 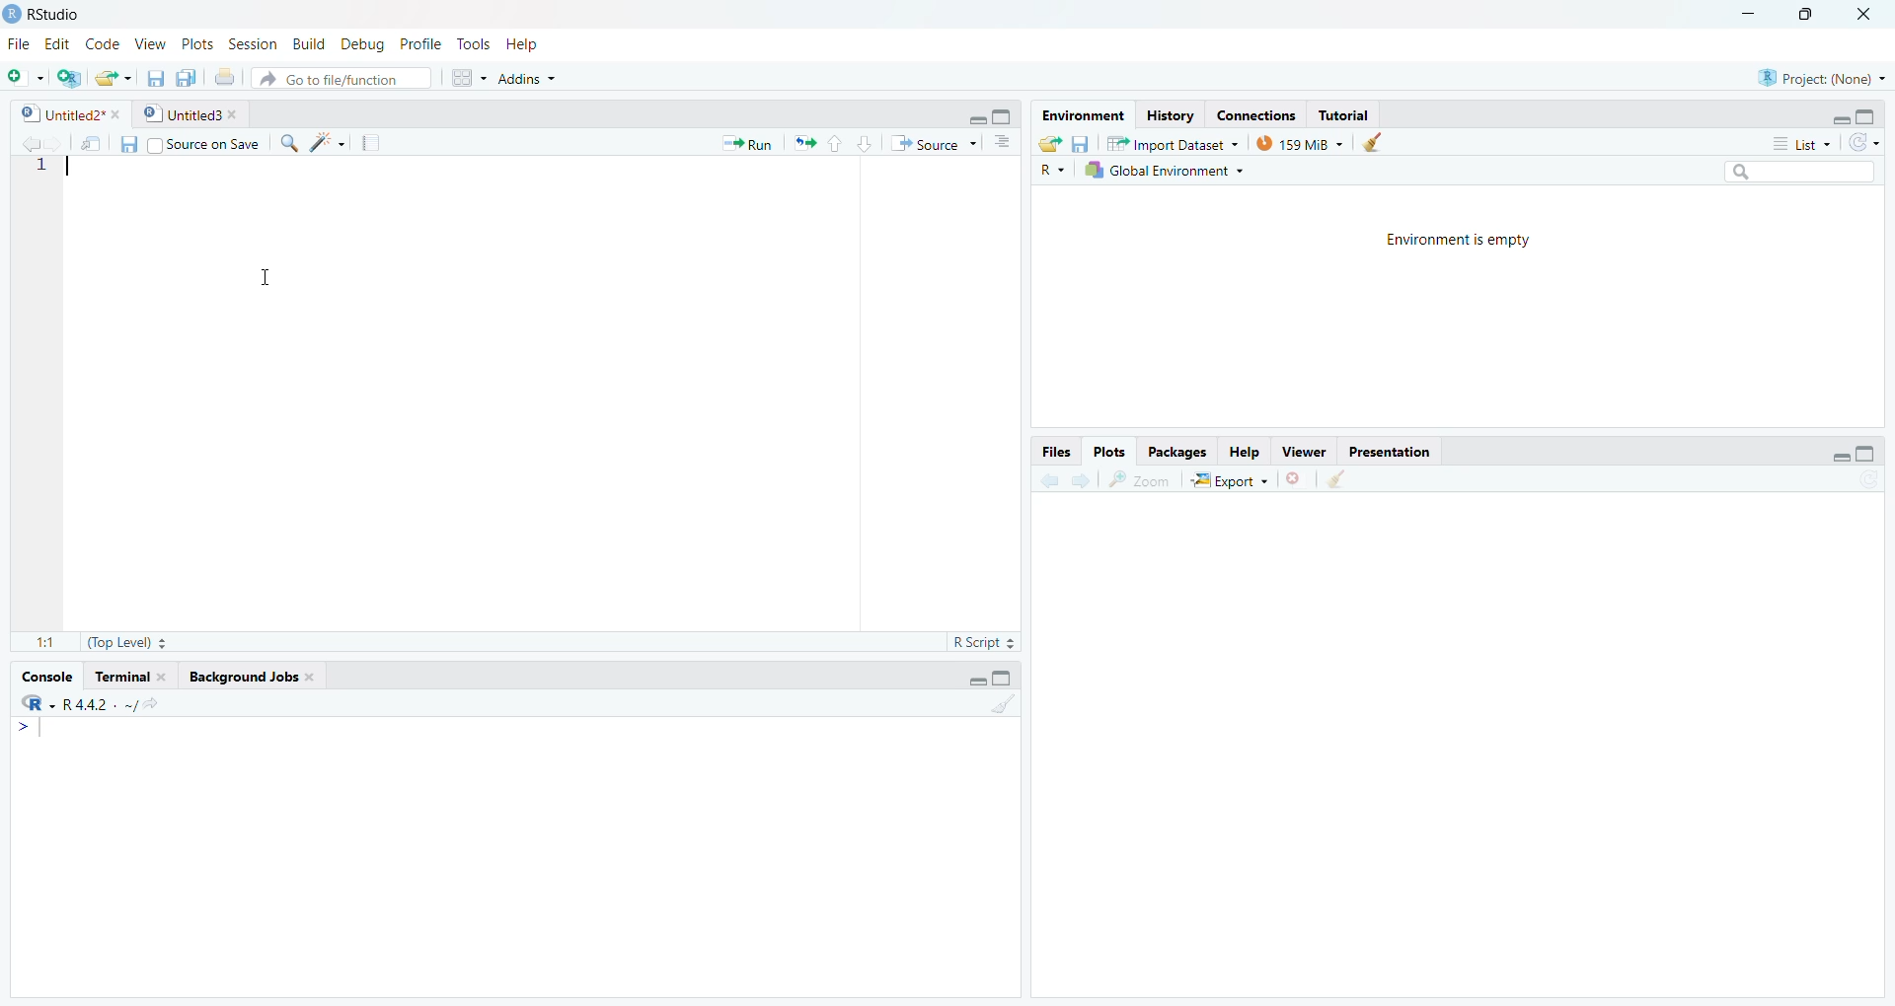 I want to click on New file, so click(x=24, y=78).